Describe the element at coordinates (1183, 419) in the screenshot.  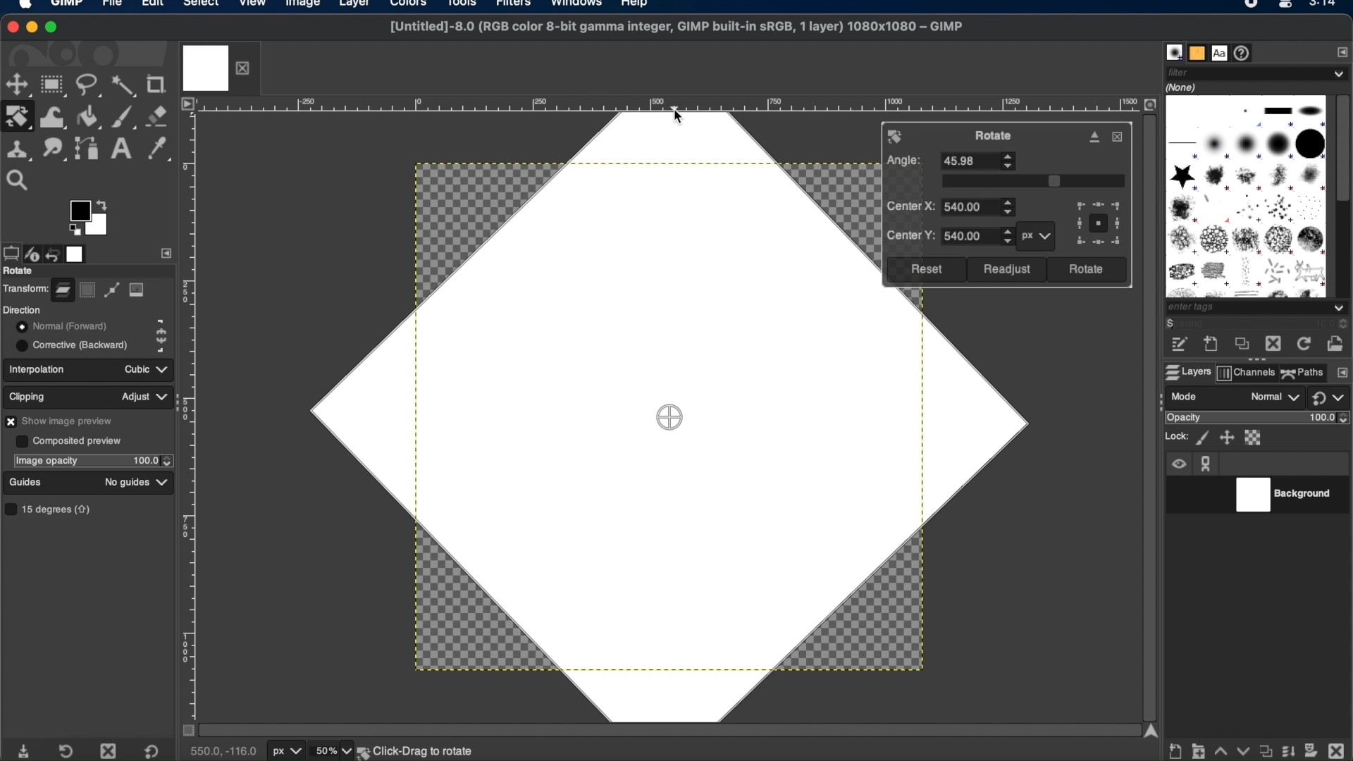
I see `opacity` at that location.